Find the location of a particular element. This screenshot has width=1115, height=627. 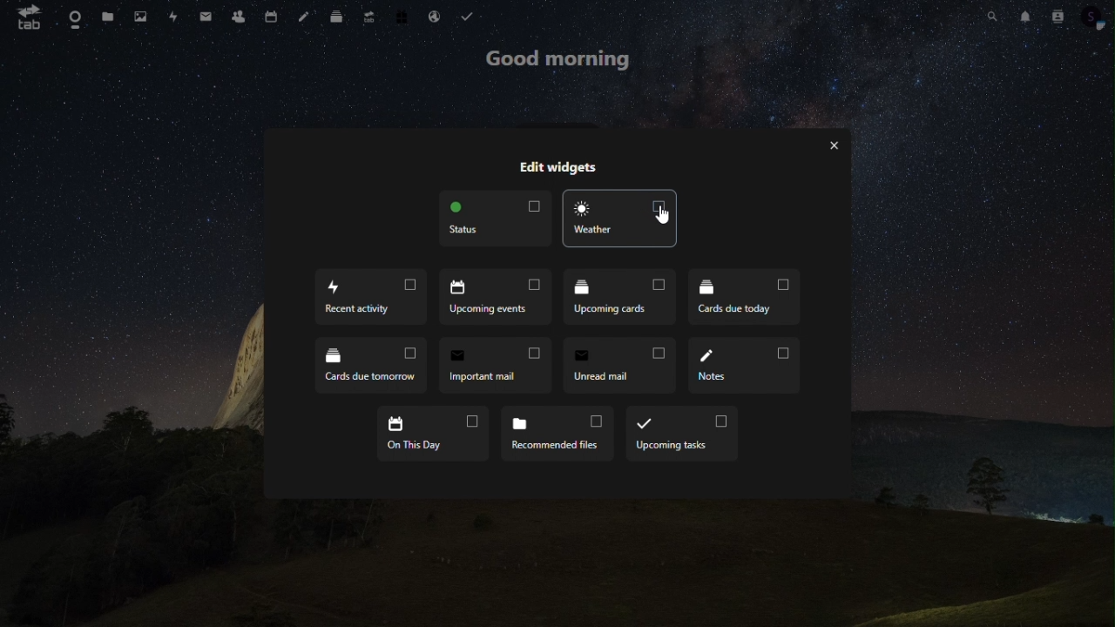

note is located at coordinates (305, 17).